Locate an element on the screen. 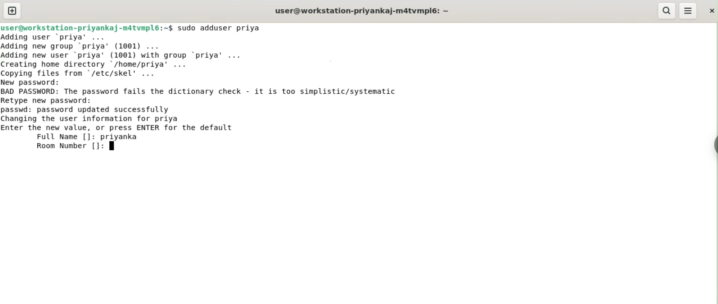 Image resolution: width=718 pixels, height=304 pixels. close is located at coordinates (711, 11).